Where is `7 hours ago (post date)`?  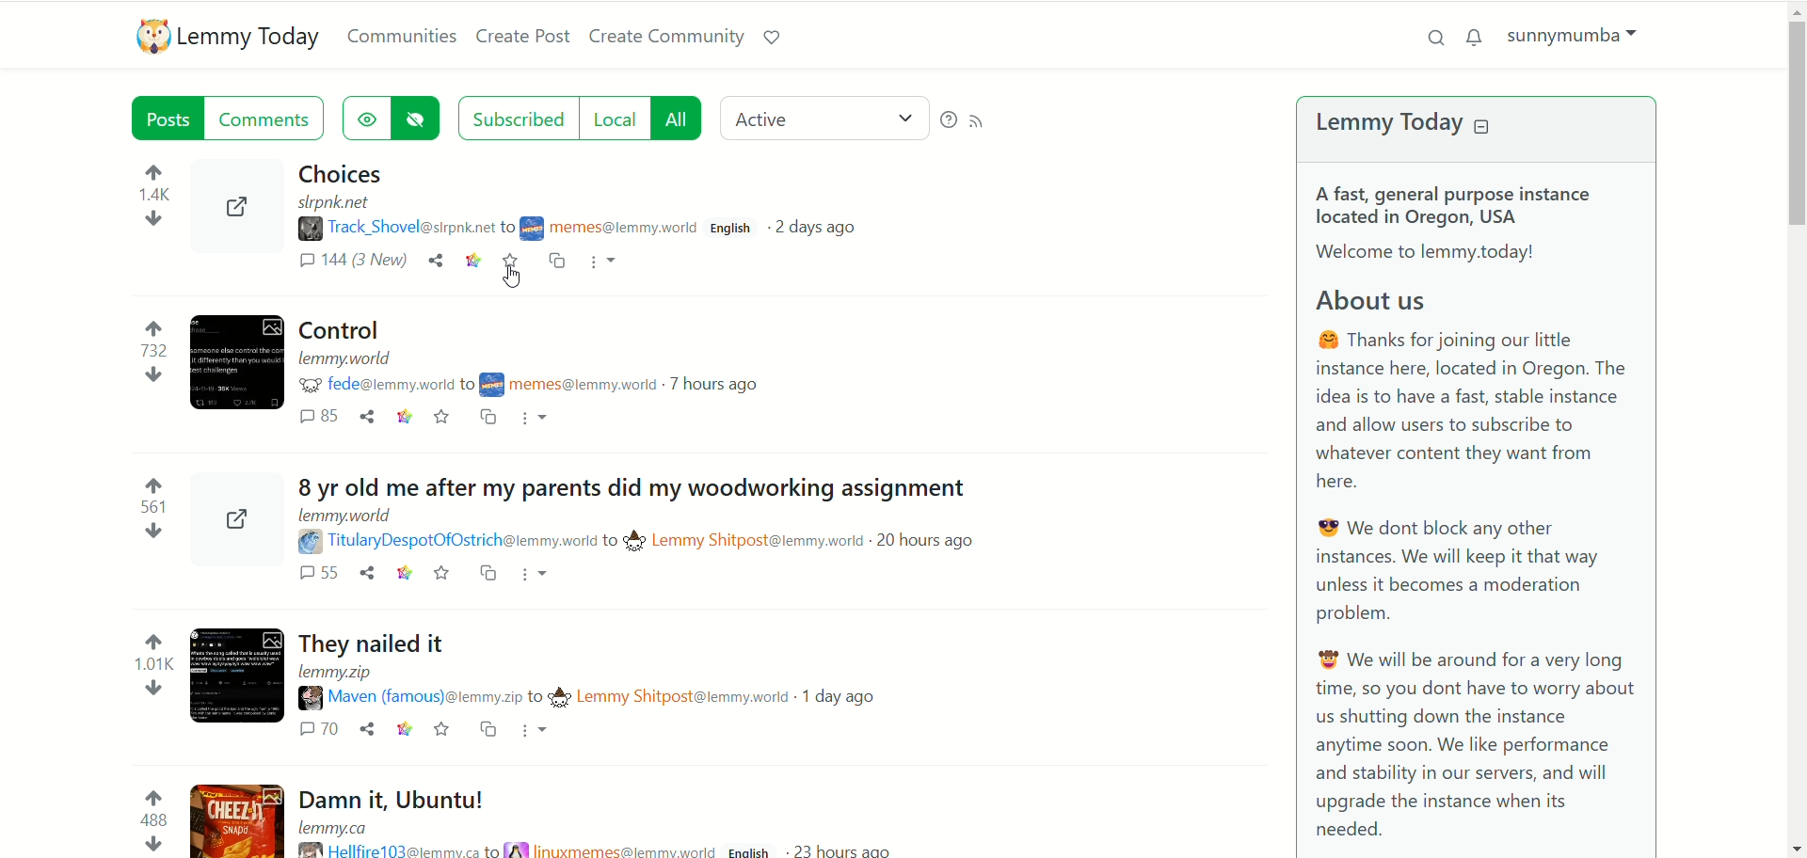 7 hours ago (post date) is located at coordinates (719, 388).